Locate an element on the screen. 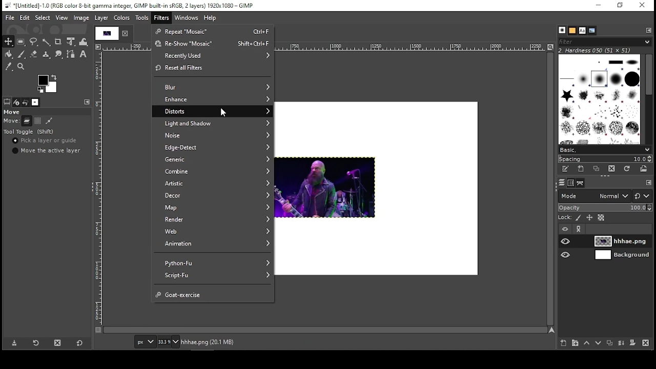  patterns is located at coordinates (572, 31).